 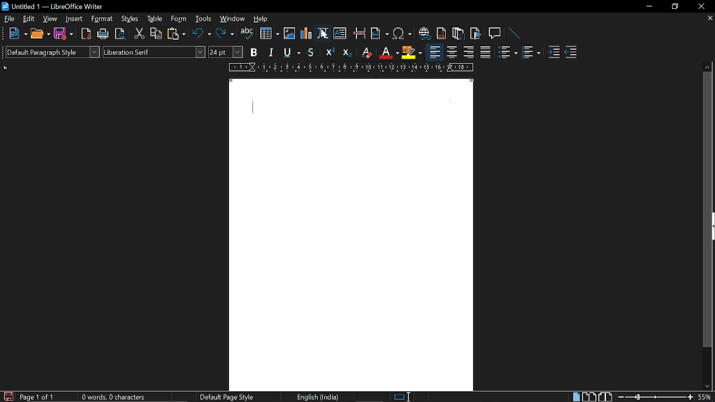 I want to click on view, so click(x=50, y=20).